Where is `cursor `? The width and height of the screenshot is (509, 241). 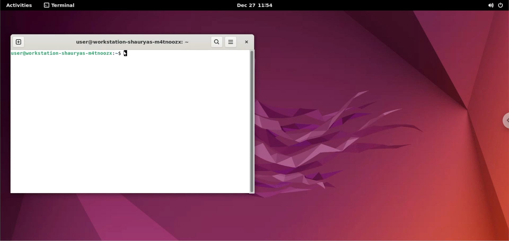 cursor  is located at coordinates (128, 55).